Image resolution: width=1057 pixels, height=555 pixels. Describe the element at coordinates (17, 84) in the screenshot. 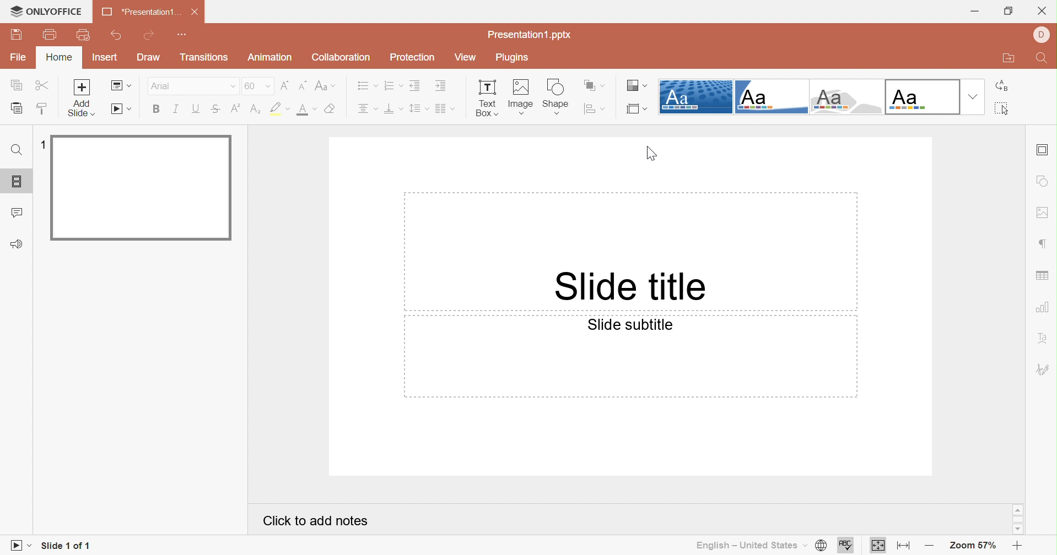

I see `Copy` at that location.